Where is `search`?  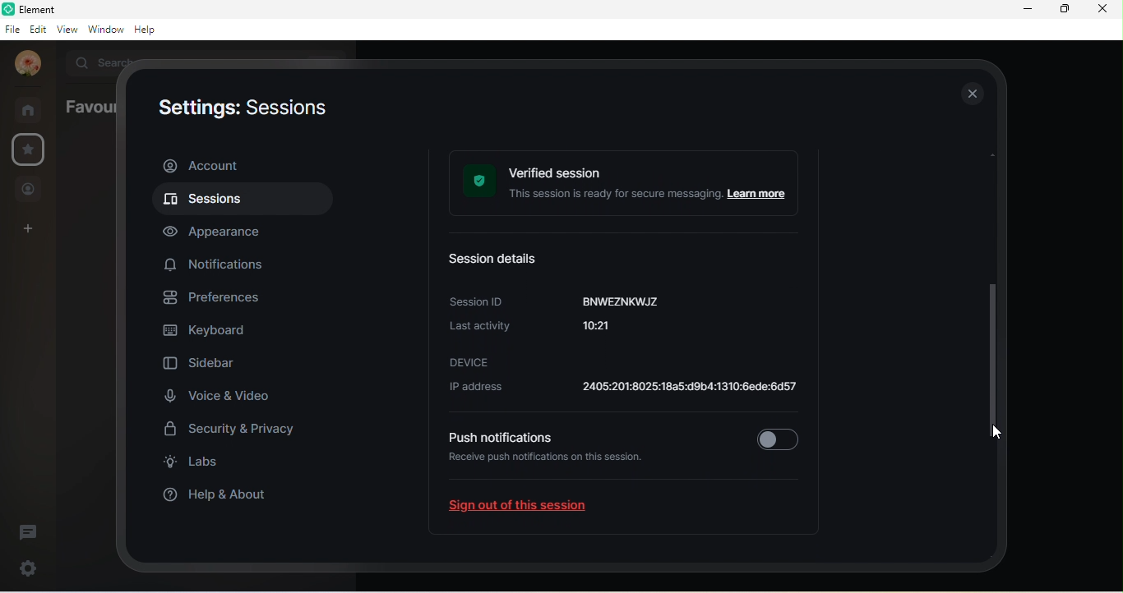
search is located at coordinates (98, 61).